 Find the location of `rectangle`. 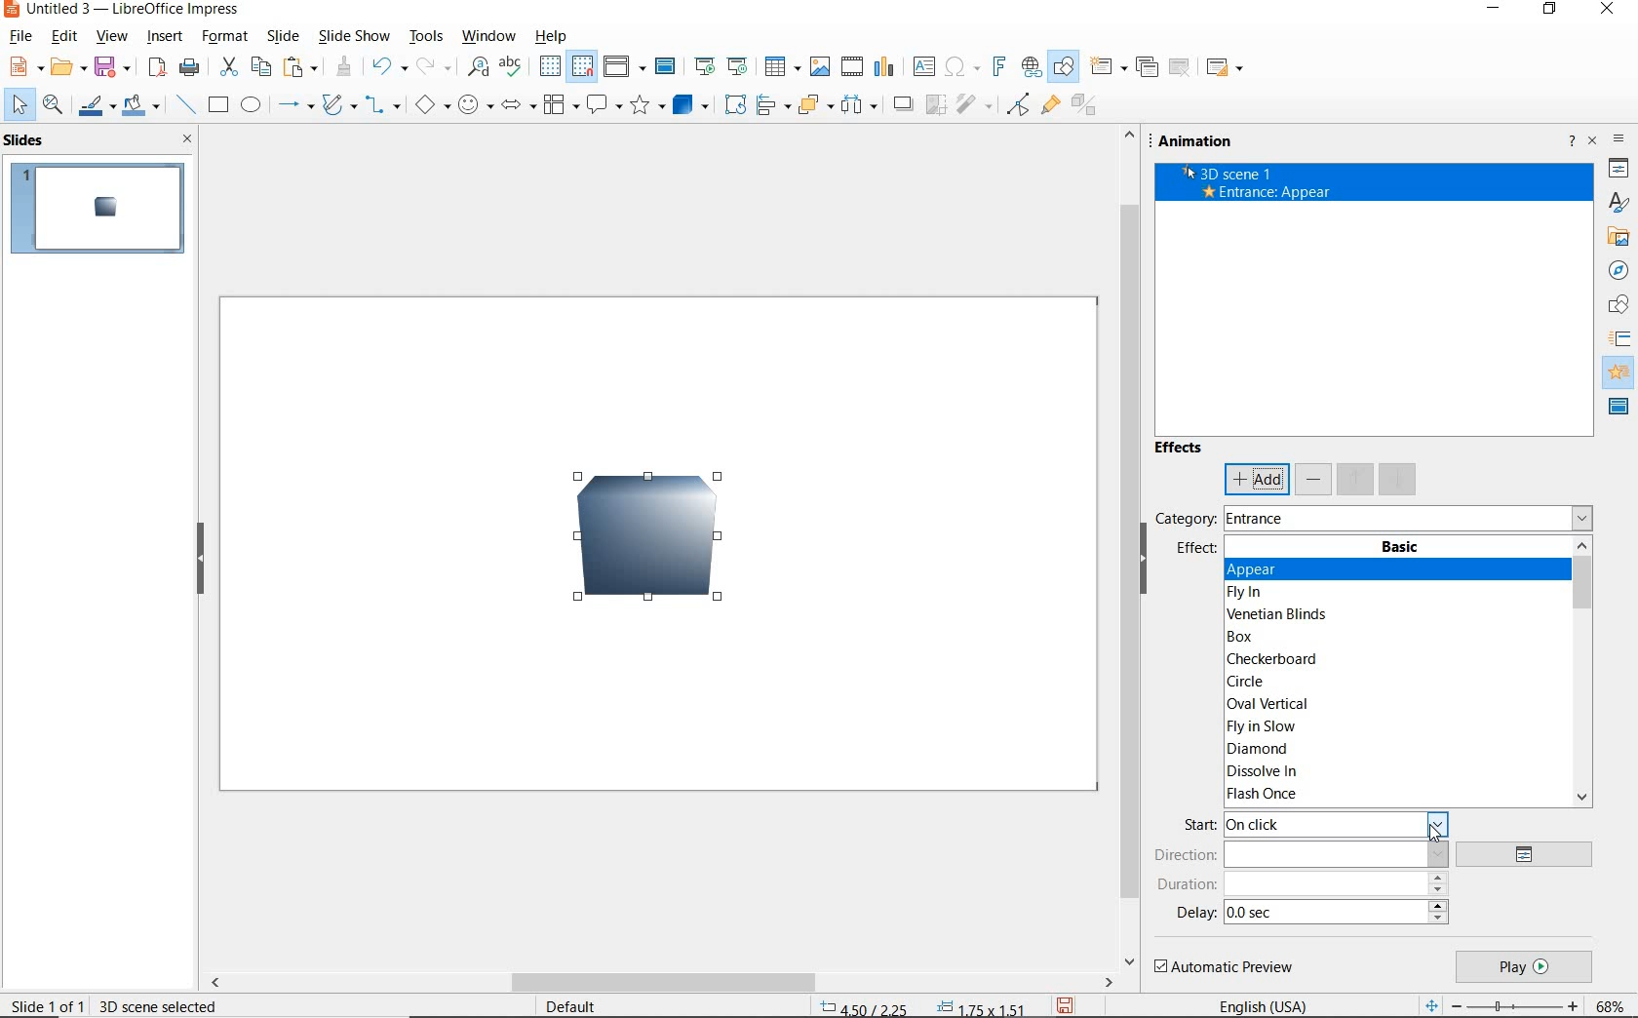

rectangle is located at coordinates (219, 107).